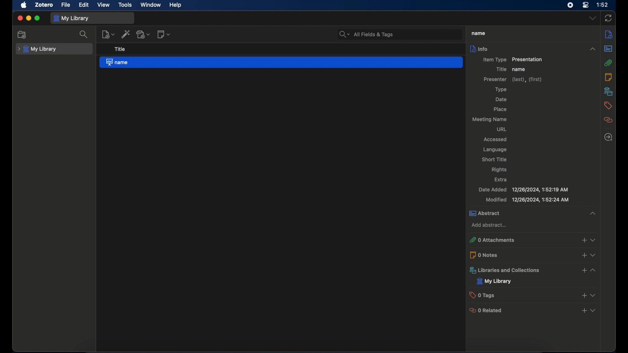 The image size is (628, 353). I want to click on window, so click(151, 5).